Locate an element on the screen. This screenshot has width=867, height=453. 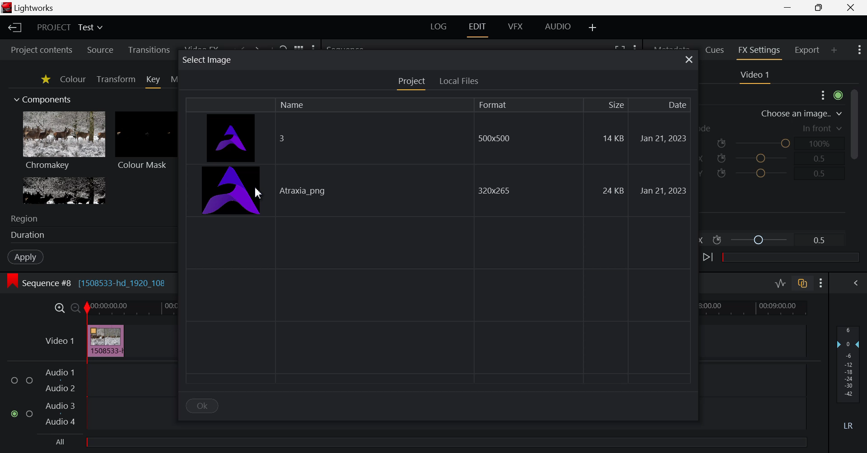
Video 1 is located at coordinates (56, 342).